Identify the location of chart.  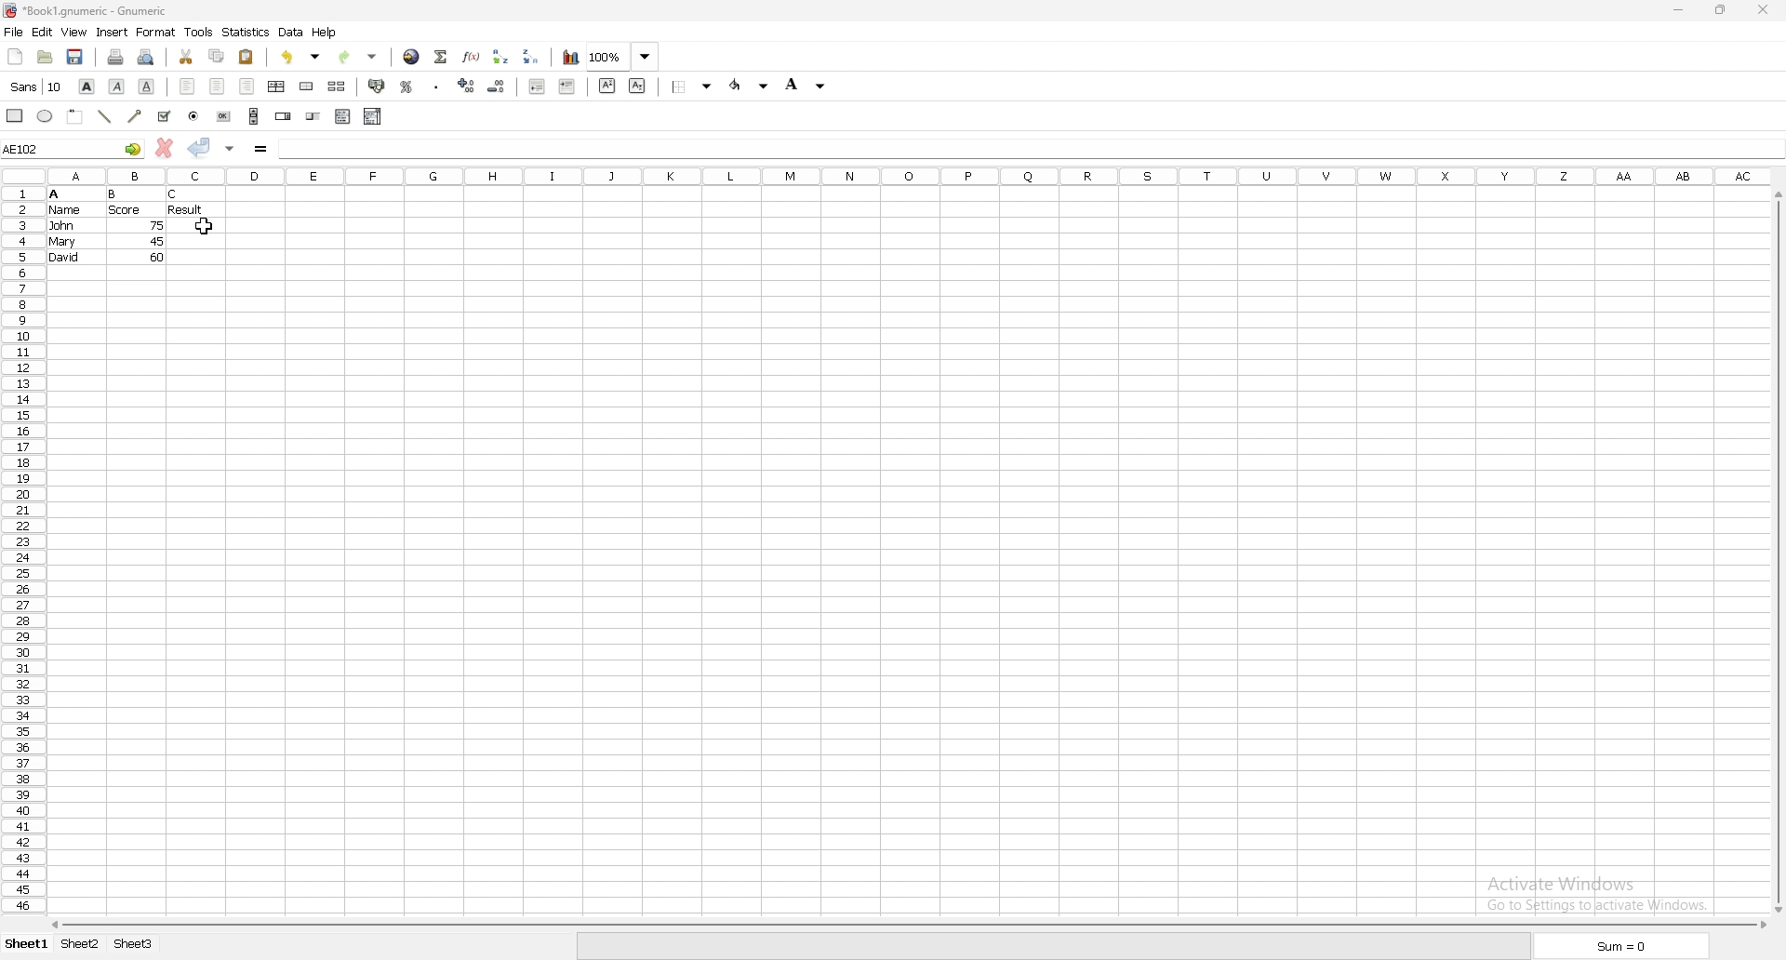
(571, 58).